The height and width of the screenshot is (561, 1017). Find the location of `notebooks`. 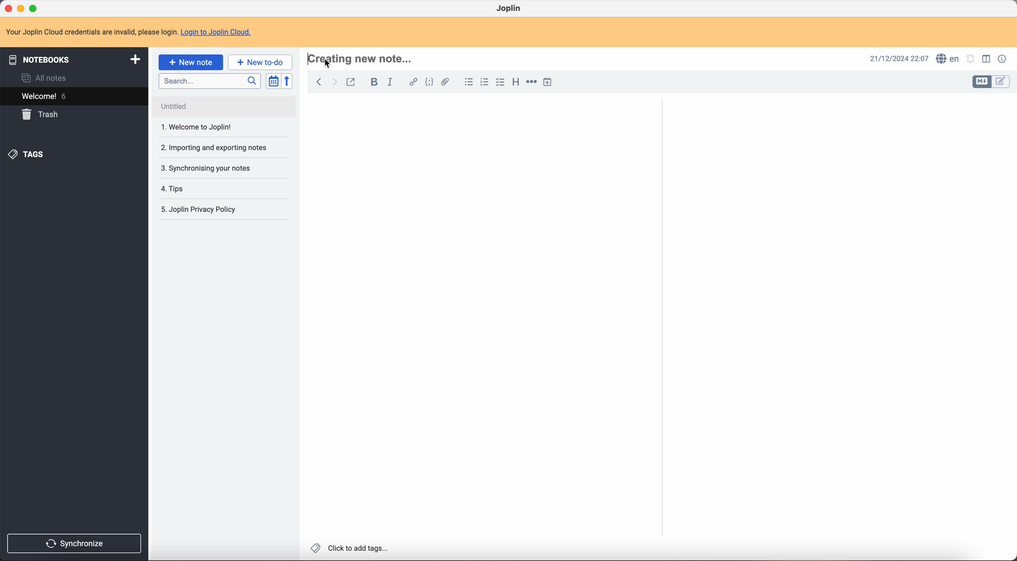

notebooks is located at coordinates (74, 58).